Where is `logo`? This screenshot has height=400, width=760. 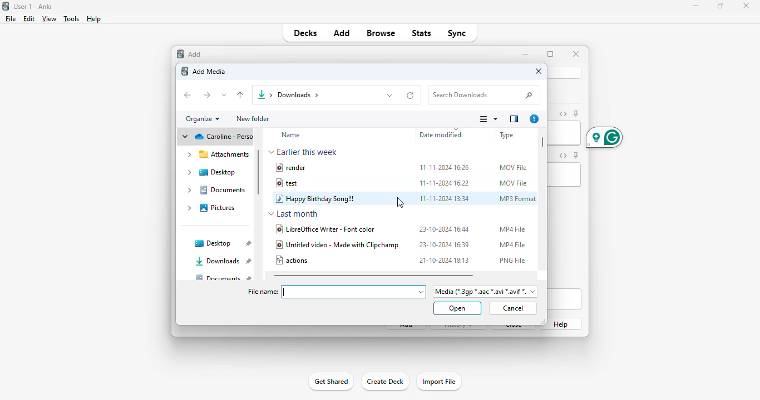
logo is located at coordinates (185, 71).